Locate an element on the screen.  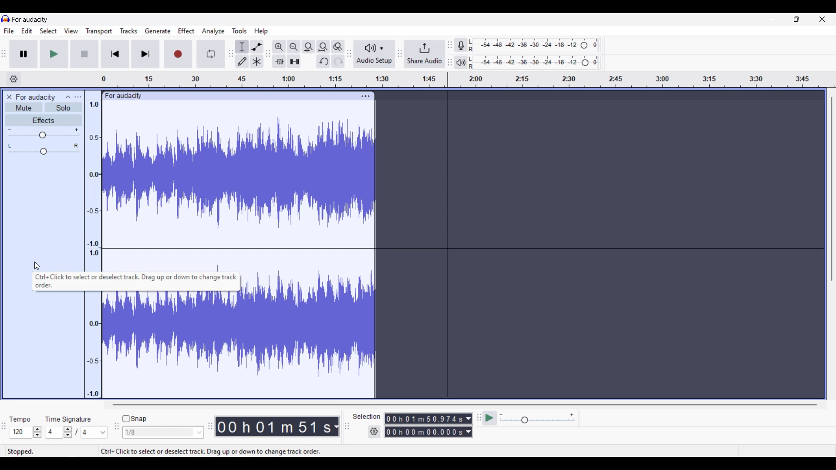
track waveform is located at coordinates (310, 323).